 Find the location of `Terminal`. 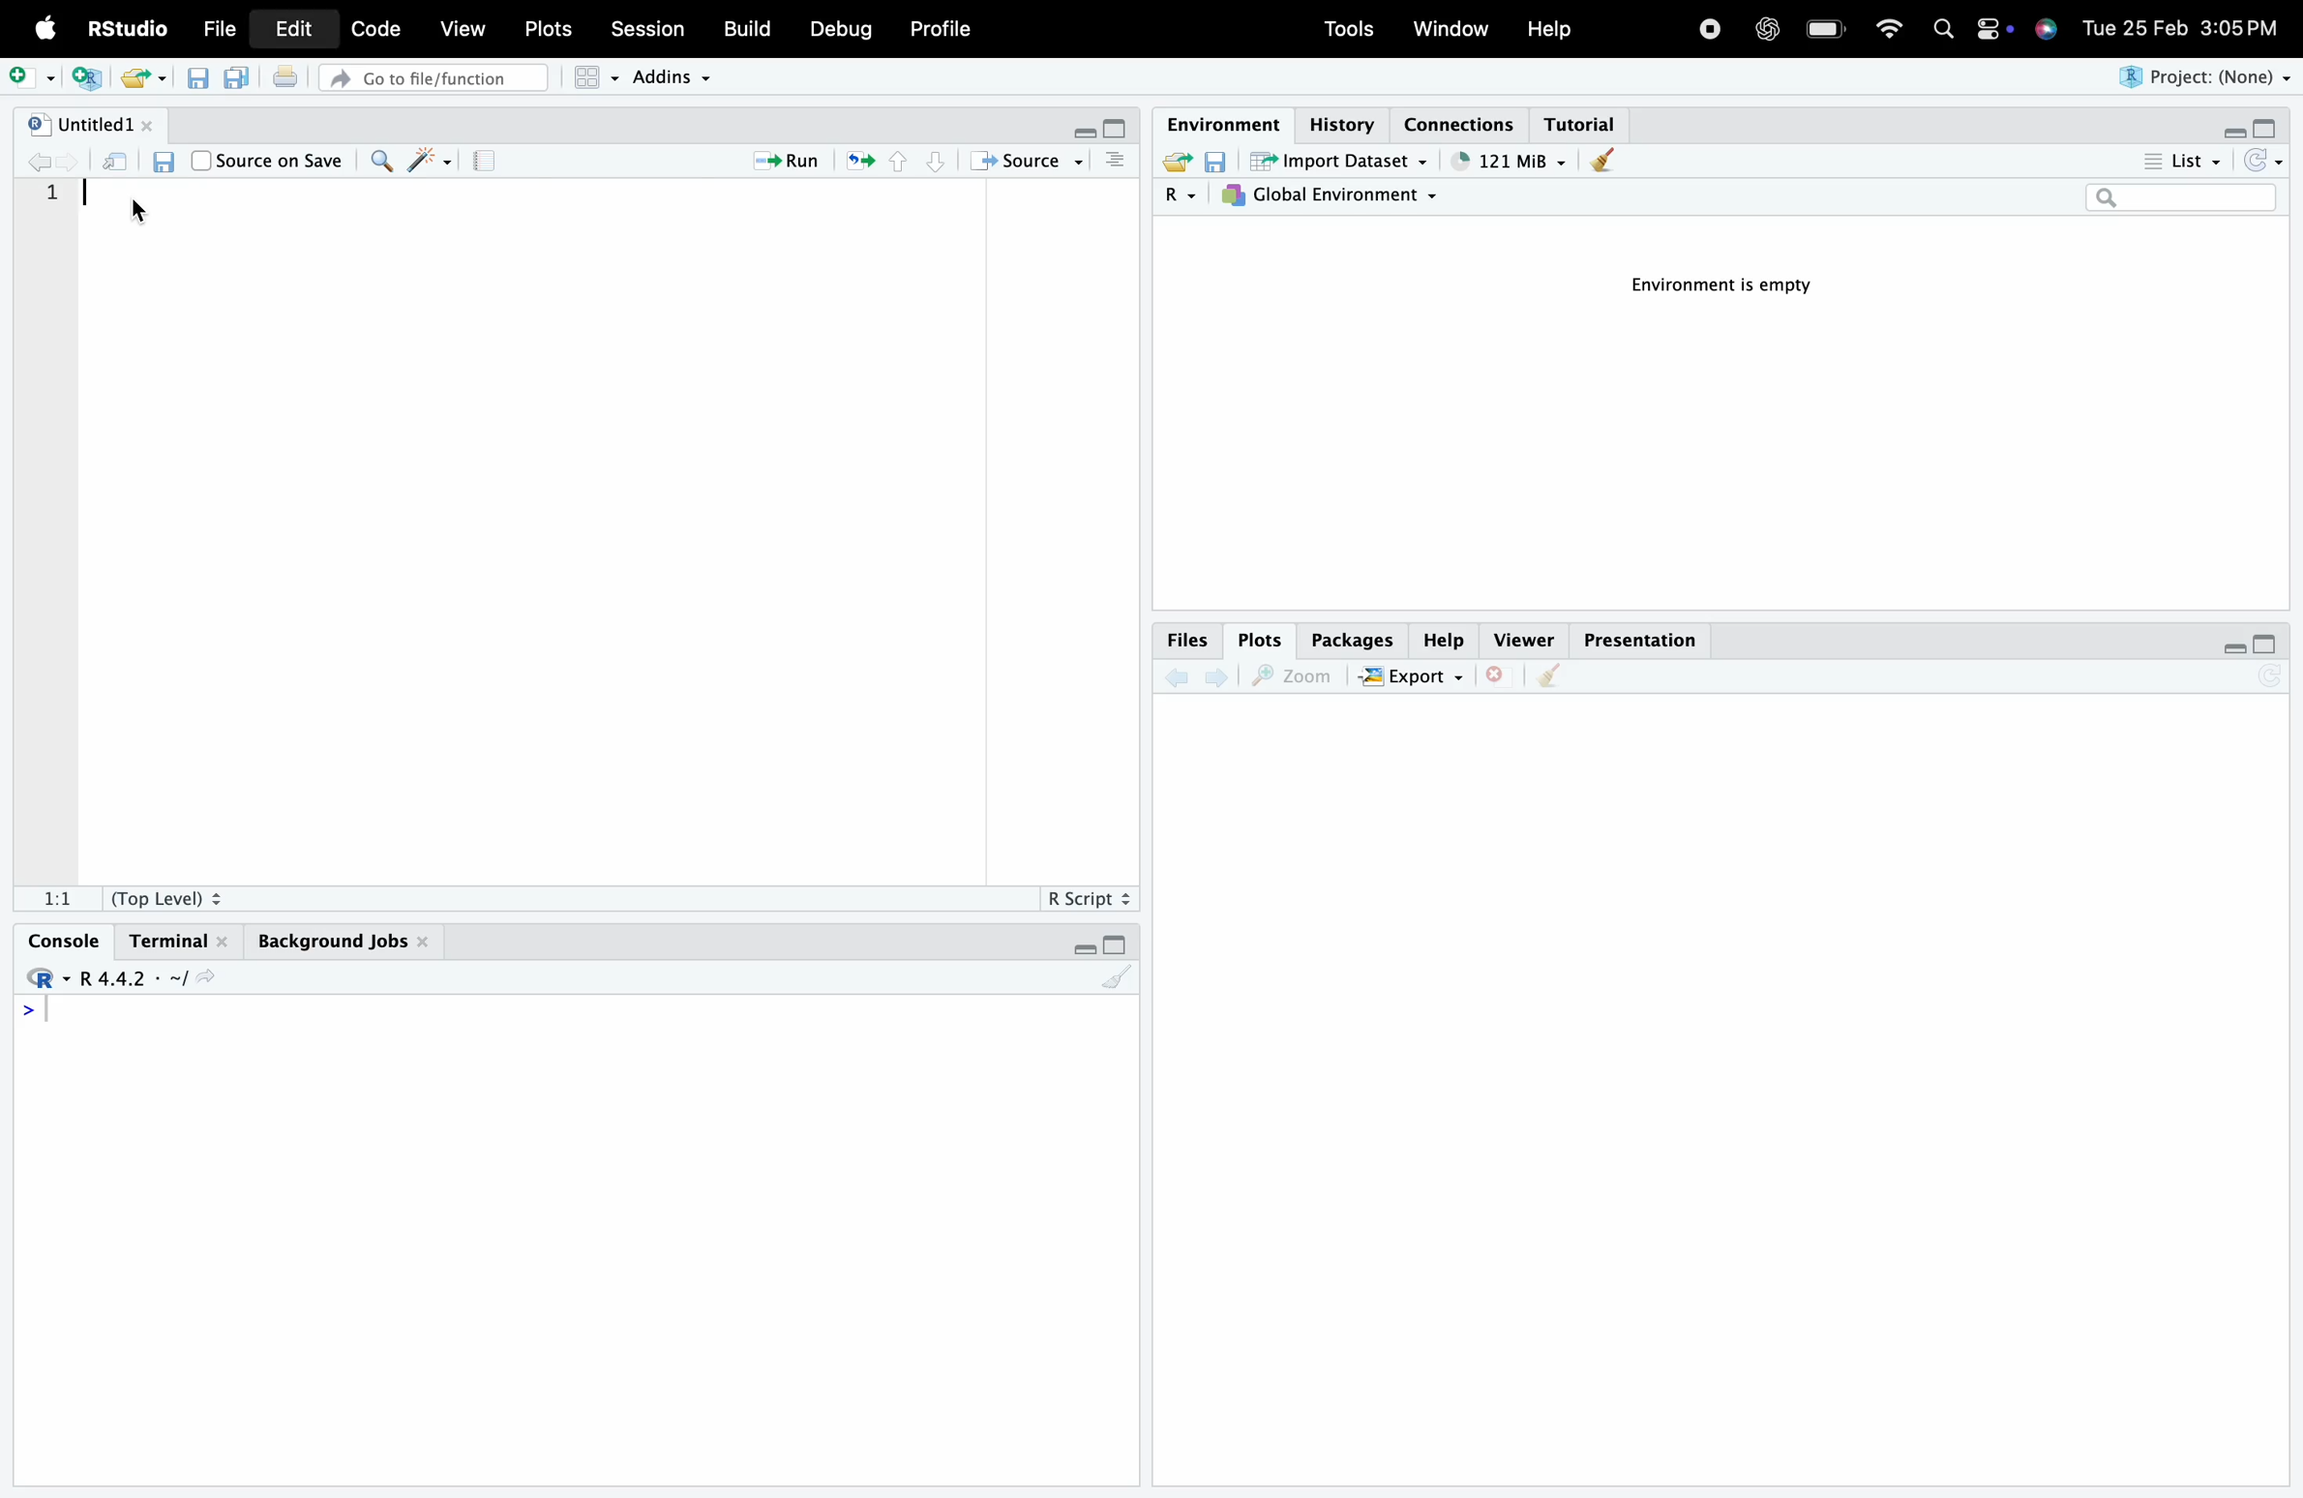

Terminal is located at coordinates (179, 939).